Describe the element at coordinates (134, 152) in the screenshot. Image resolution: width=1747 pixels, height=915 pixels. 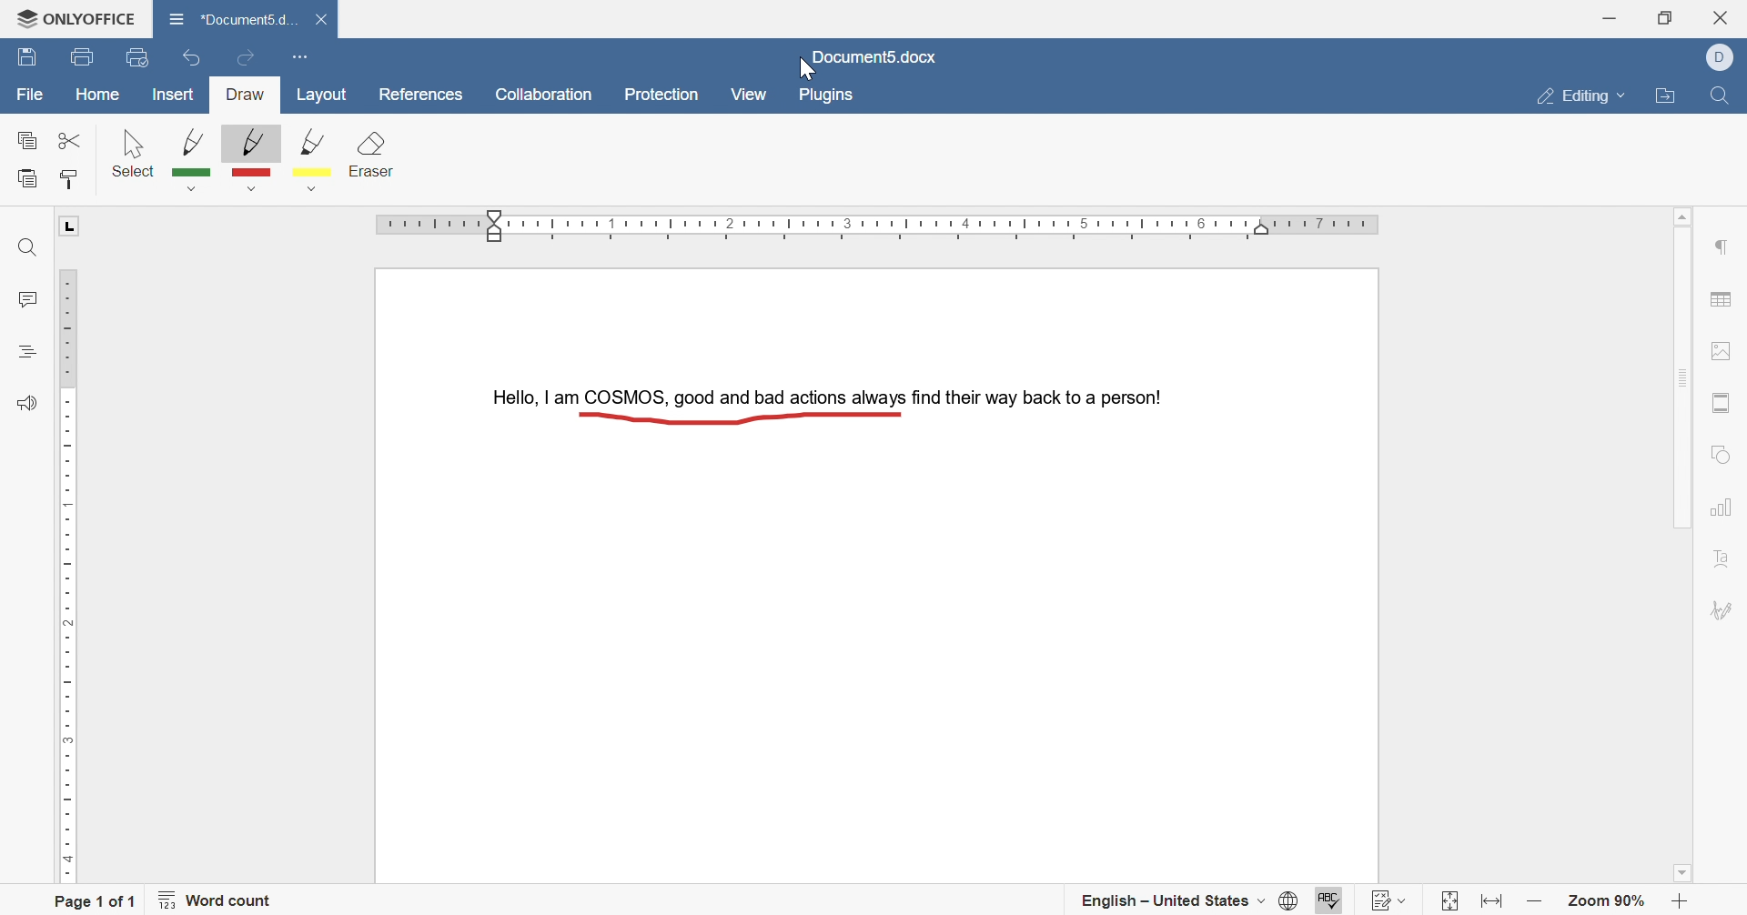
I see `select` at that location.